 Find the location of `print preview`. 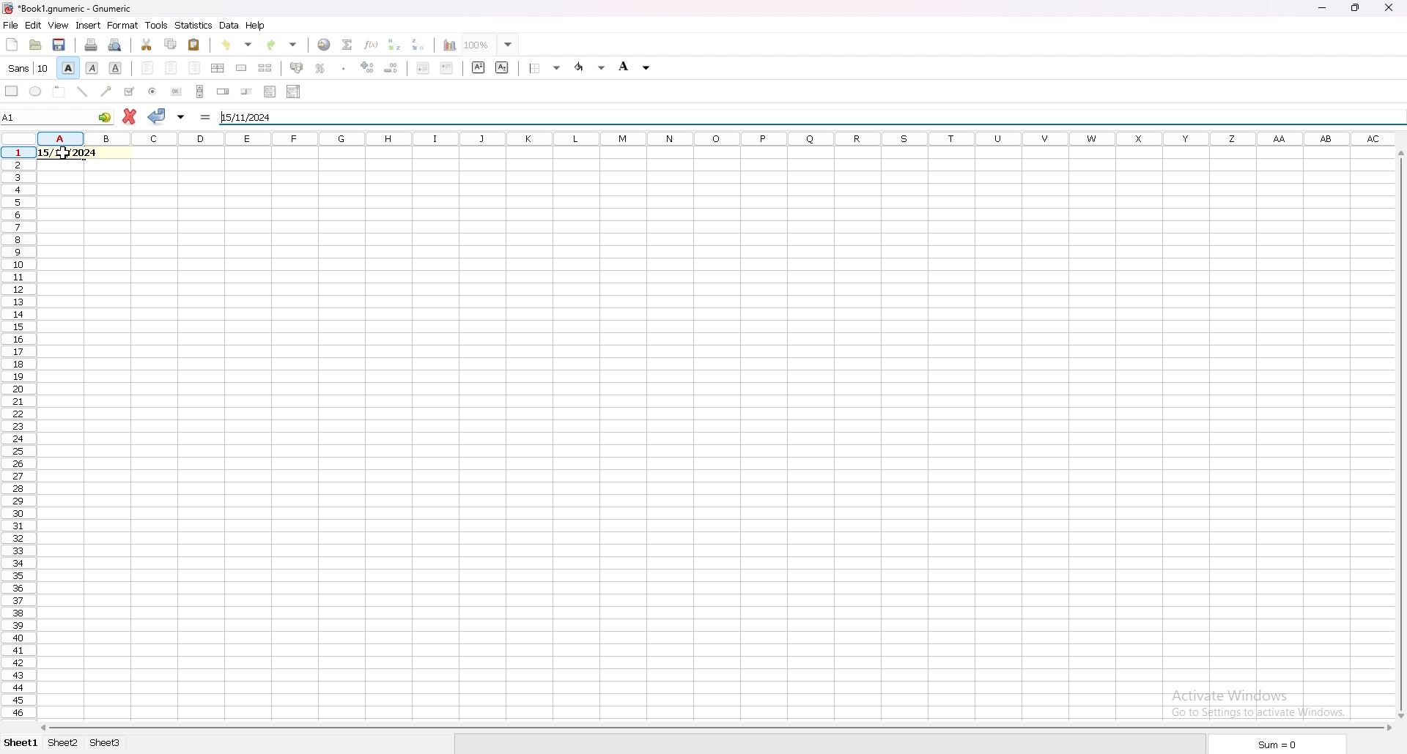

print preview is located at coordinates (114, 45).